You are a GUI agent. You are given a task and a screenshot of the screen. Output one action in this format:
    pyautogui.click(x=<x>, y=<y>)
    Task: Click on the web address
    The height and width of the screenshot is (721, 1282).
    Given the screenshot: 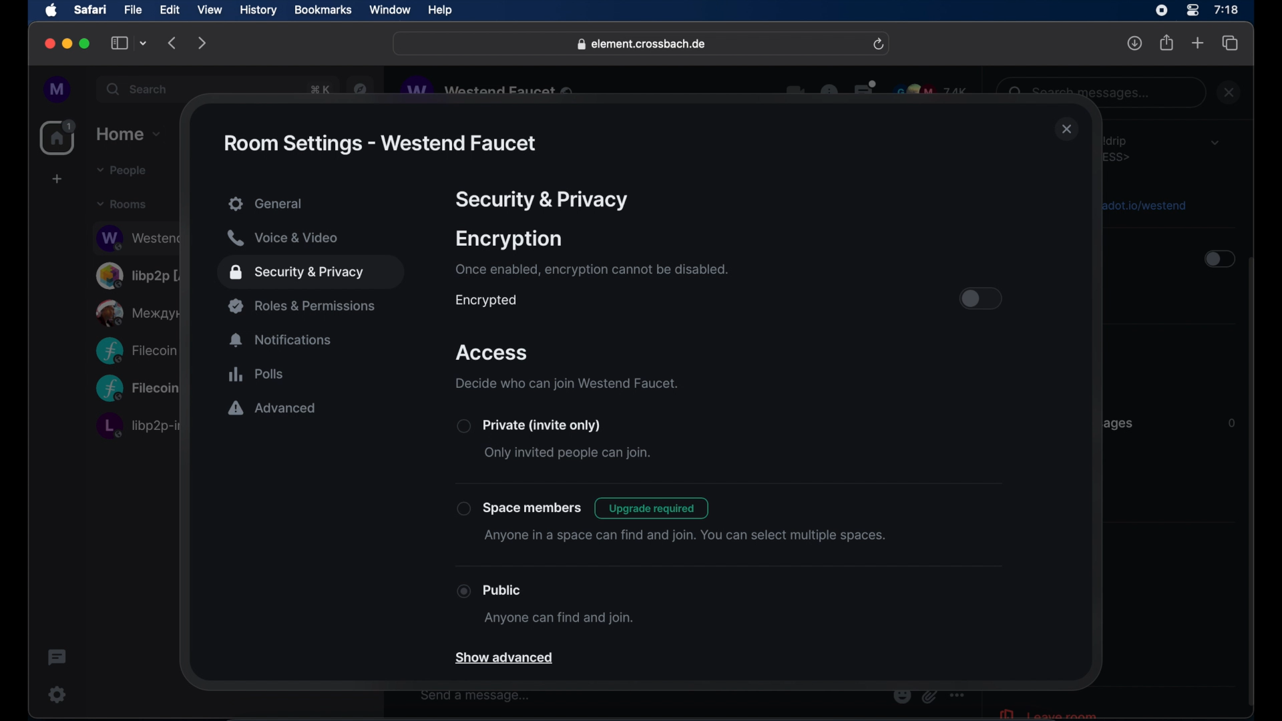 What is the action you would take?
    pyautogui.click(x=643, y=45)
    